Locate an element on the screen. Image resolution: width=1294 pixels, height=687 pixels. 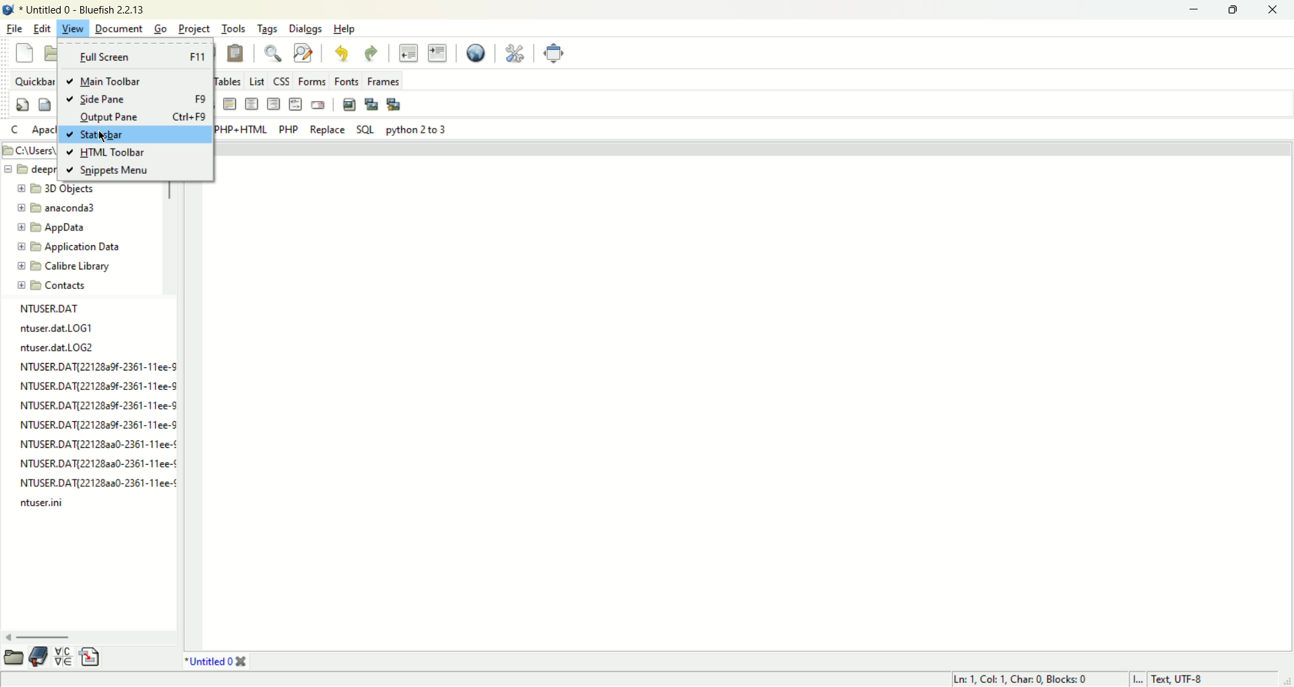
email is located at coordinates (319, 106).